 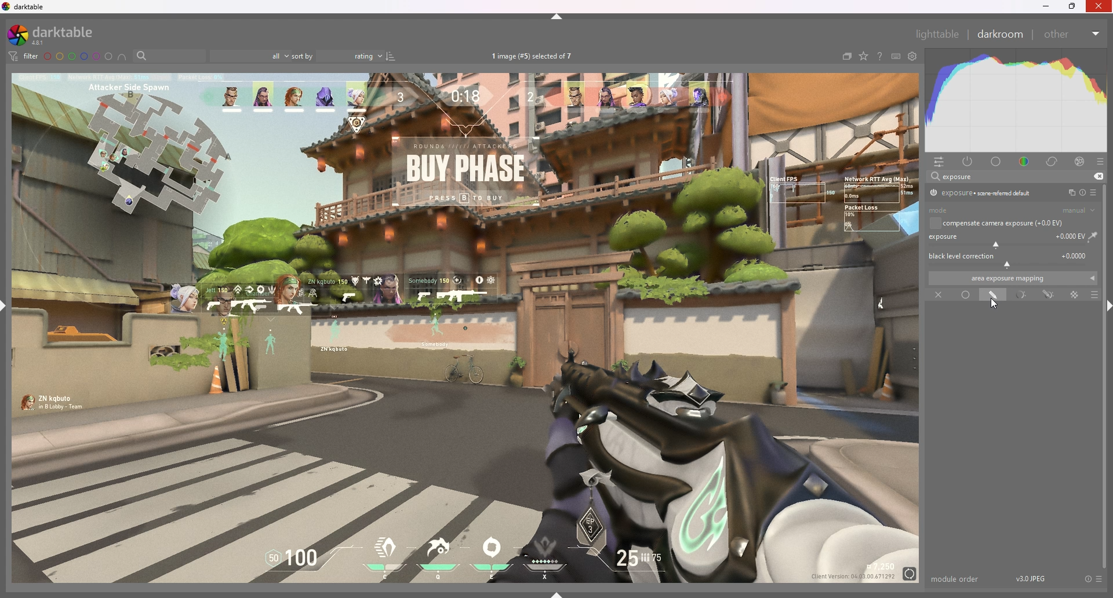 What do you see at coordinates (1024, 162) in the screenshot?
I see `color` at bounding box center [1024, 162].